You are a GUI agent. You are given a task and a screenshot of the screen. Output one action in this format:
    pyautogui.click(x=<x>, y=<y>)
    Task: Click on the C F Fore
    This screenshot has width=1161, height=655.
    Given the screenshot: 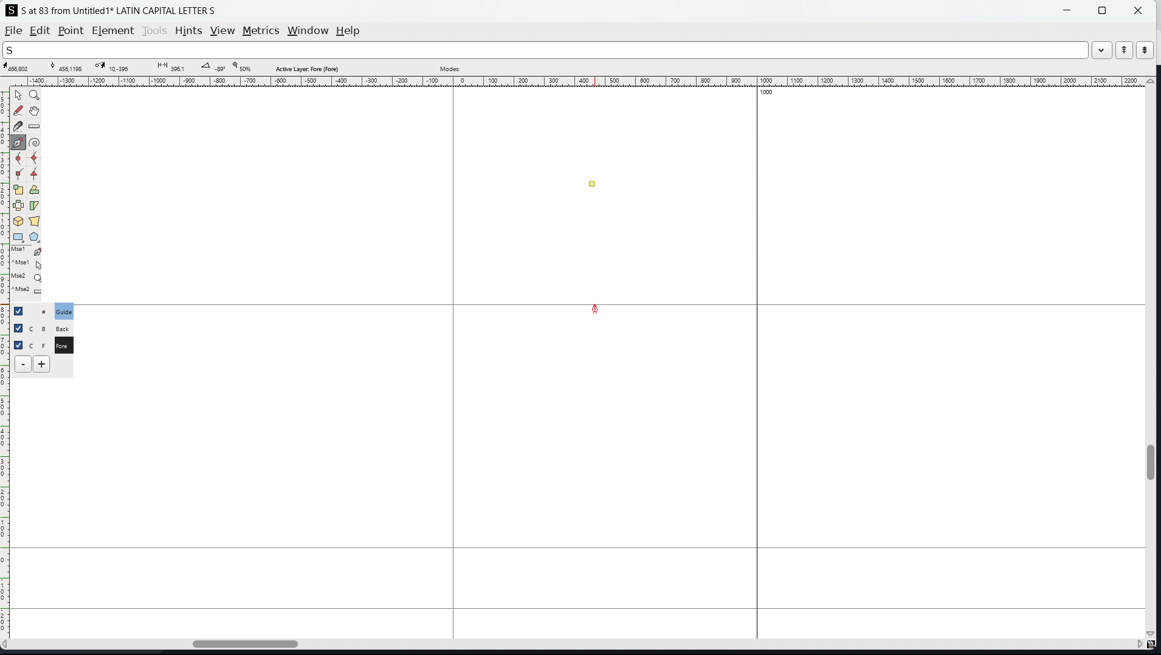 What is the action you would take?
    pyautogui.click(x=63, y=345)
    